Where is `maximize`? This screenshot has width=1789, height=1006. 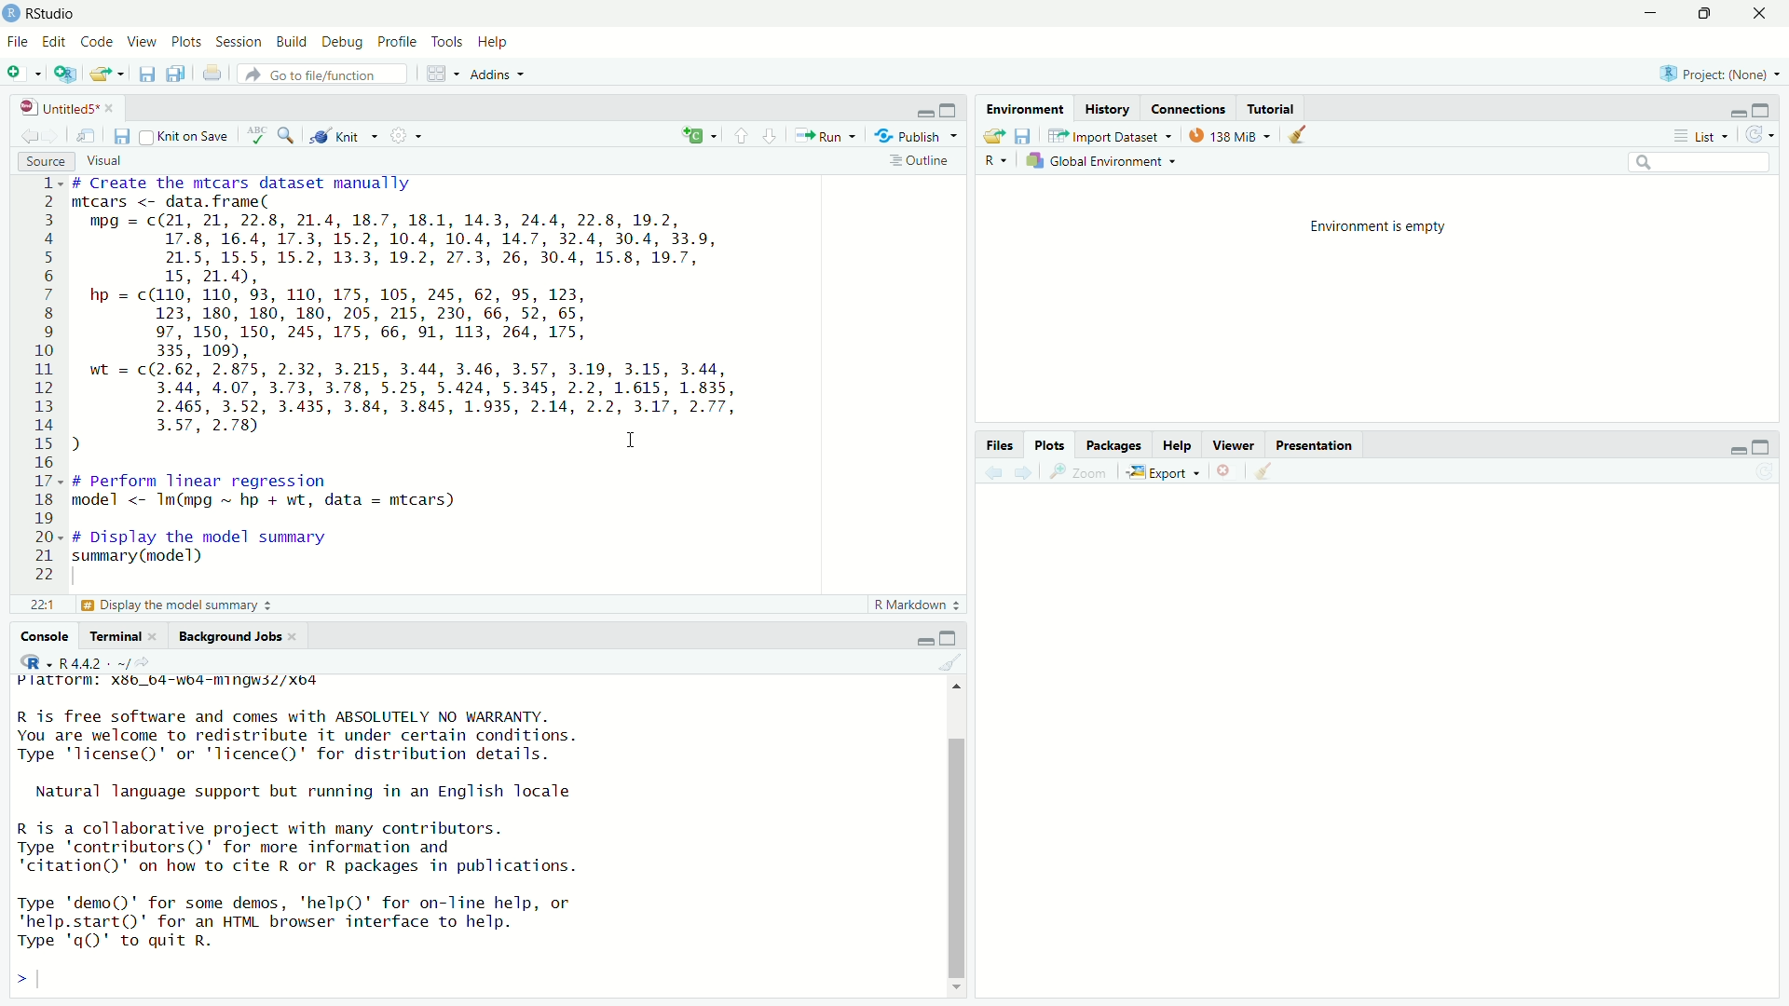 maximize is located at coordinates (951, 635).